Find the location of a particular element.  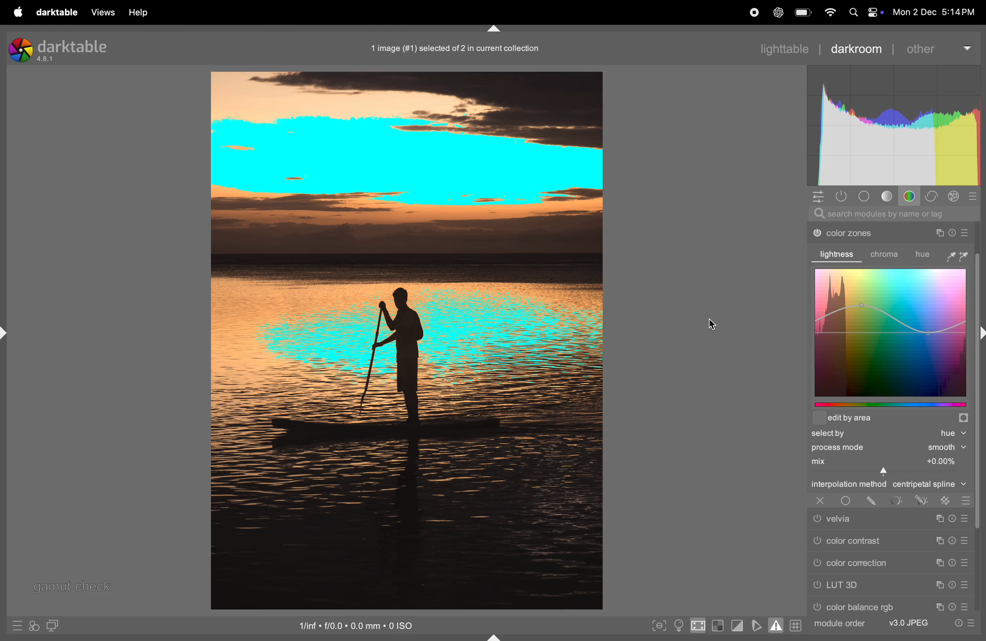

styles is located at coordinates (34, 627).